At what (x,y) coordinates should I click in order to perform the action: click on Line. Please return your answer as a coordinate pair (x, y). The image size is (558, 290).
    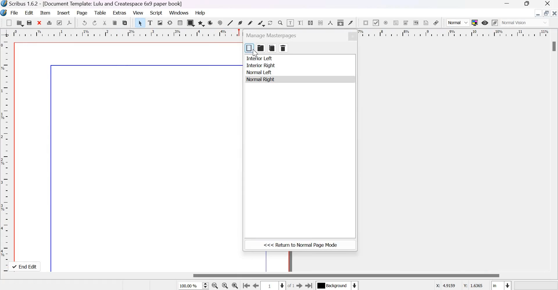
    Looking at the image, I should click on (230, 23).